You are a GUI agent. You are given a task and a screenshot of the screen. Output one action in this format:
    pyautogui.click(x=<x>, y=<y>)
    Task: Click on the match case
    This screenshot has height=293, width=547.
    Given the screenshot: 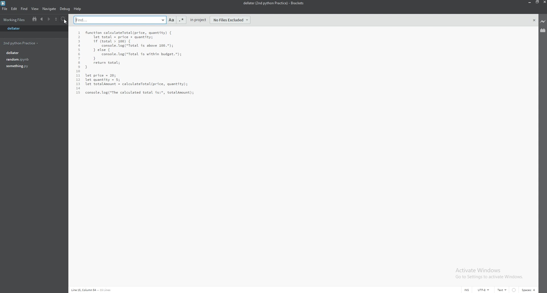 What is the action you would take?
    pyautogui.click(x=172, y=20)
    